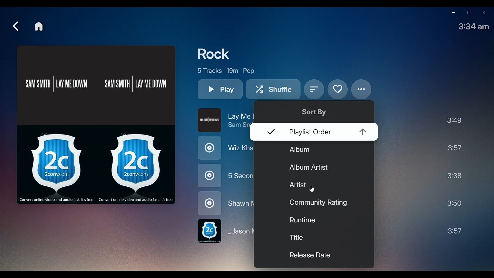  I want to click on Sort by, so click(314, 90).